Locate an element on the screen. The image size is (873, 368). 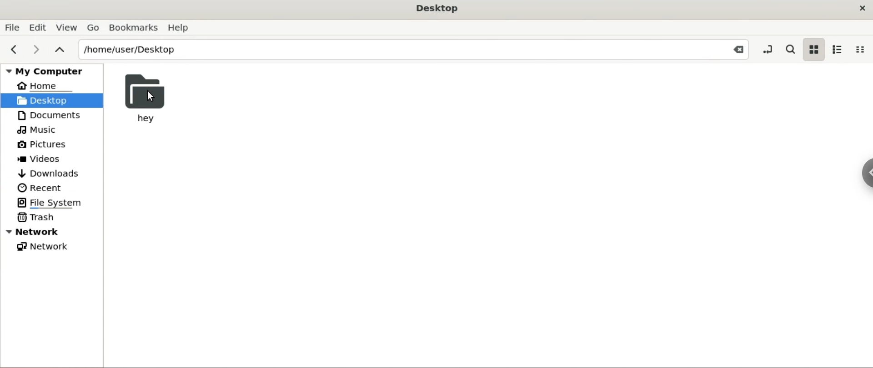
File System is located at coordinates (52, 202).